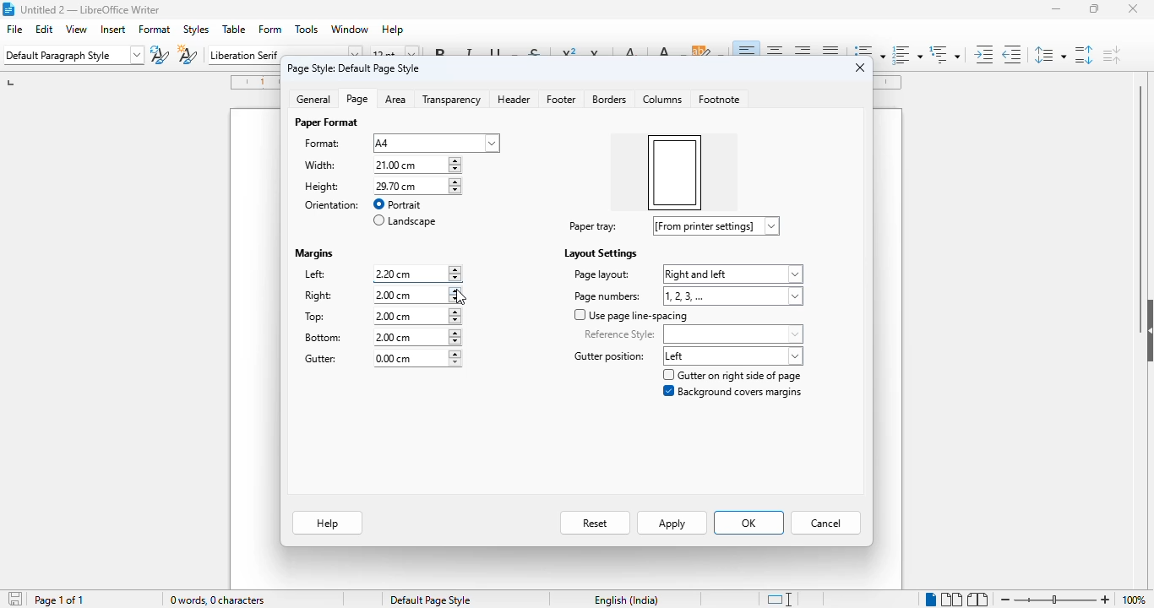 The height and width of the screenshot is (608, 1154). What do you see at coordinates (323, 337) in the screenshot?
I see `bottom: ` at bounding box center [323, 337].